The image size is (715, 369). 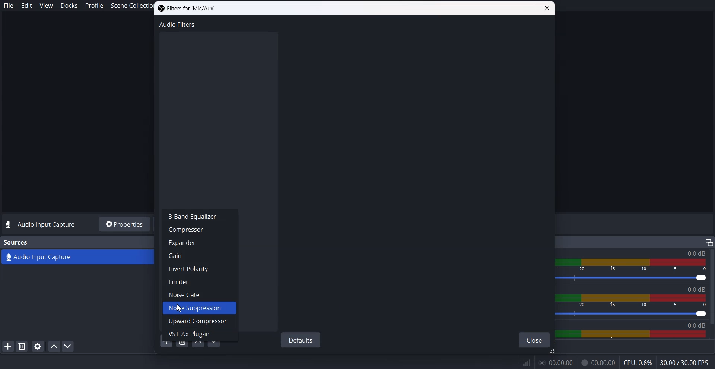 What do you see at coordinates (547, 9) in the screenshot?
I see `Close` at bounding box center [547, 9].